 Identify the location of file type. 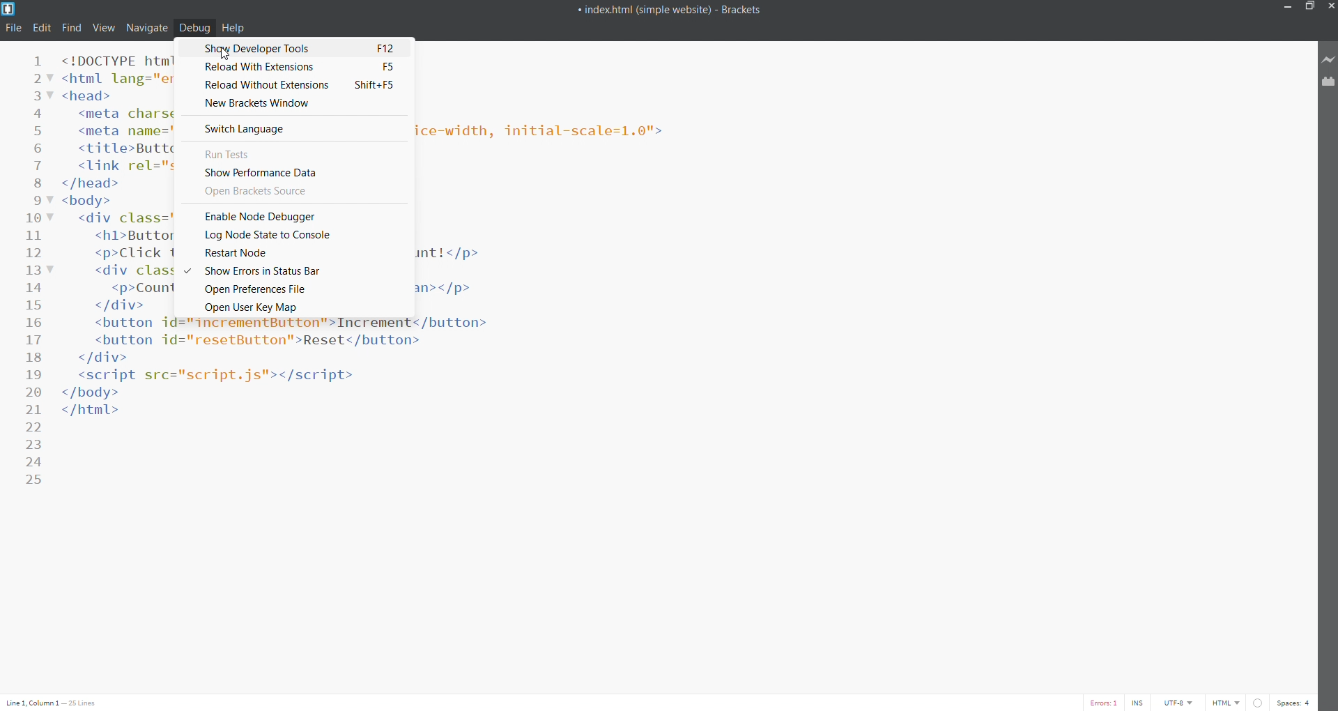
(1224, 703).